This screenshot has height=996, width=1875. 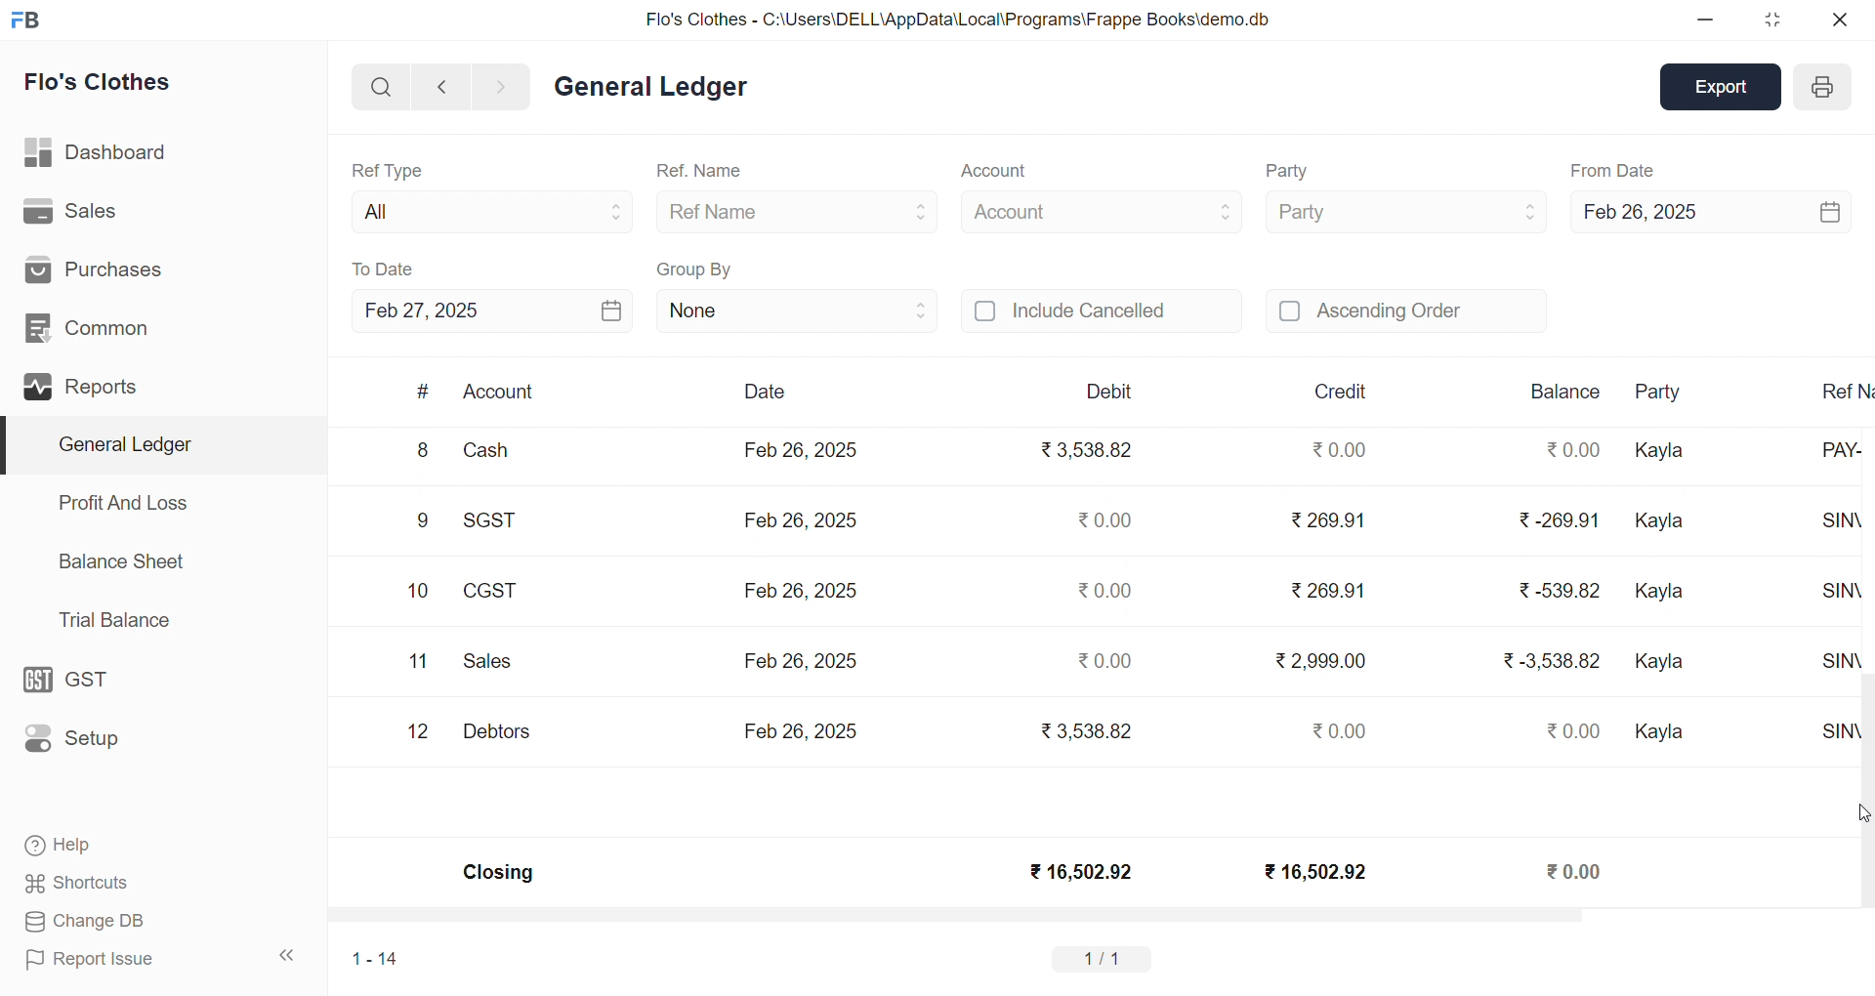 What do you see at coordinates (801, 587) in the screenshot?
I see `Feb 26, 2025` at bounding box center [801, 587].